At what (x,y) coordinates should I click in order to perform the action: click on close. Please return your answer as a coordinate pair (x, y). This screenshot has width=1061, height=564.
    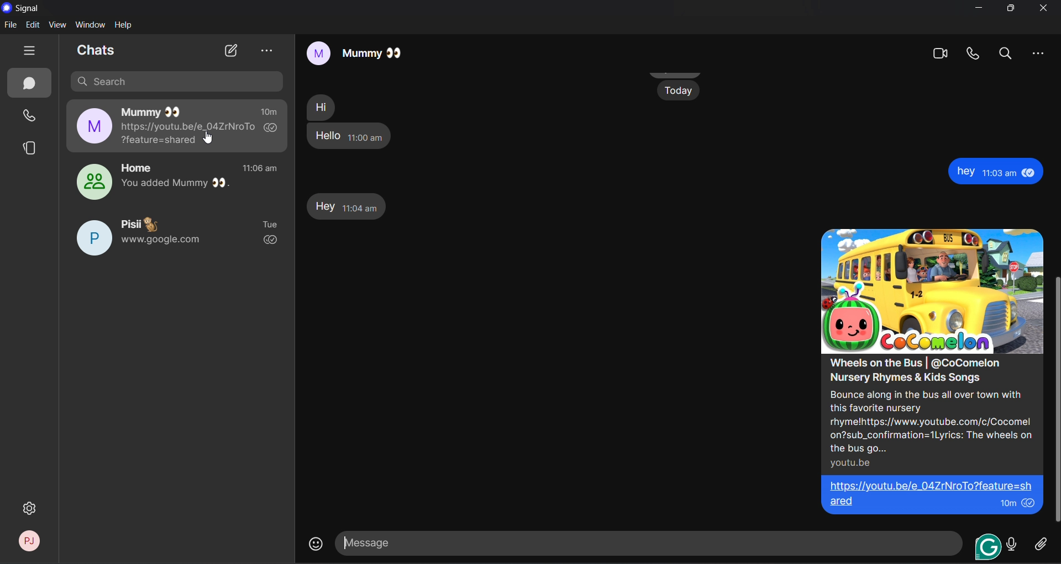
    Looking at the image, I should click on (1043, 9).